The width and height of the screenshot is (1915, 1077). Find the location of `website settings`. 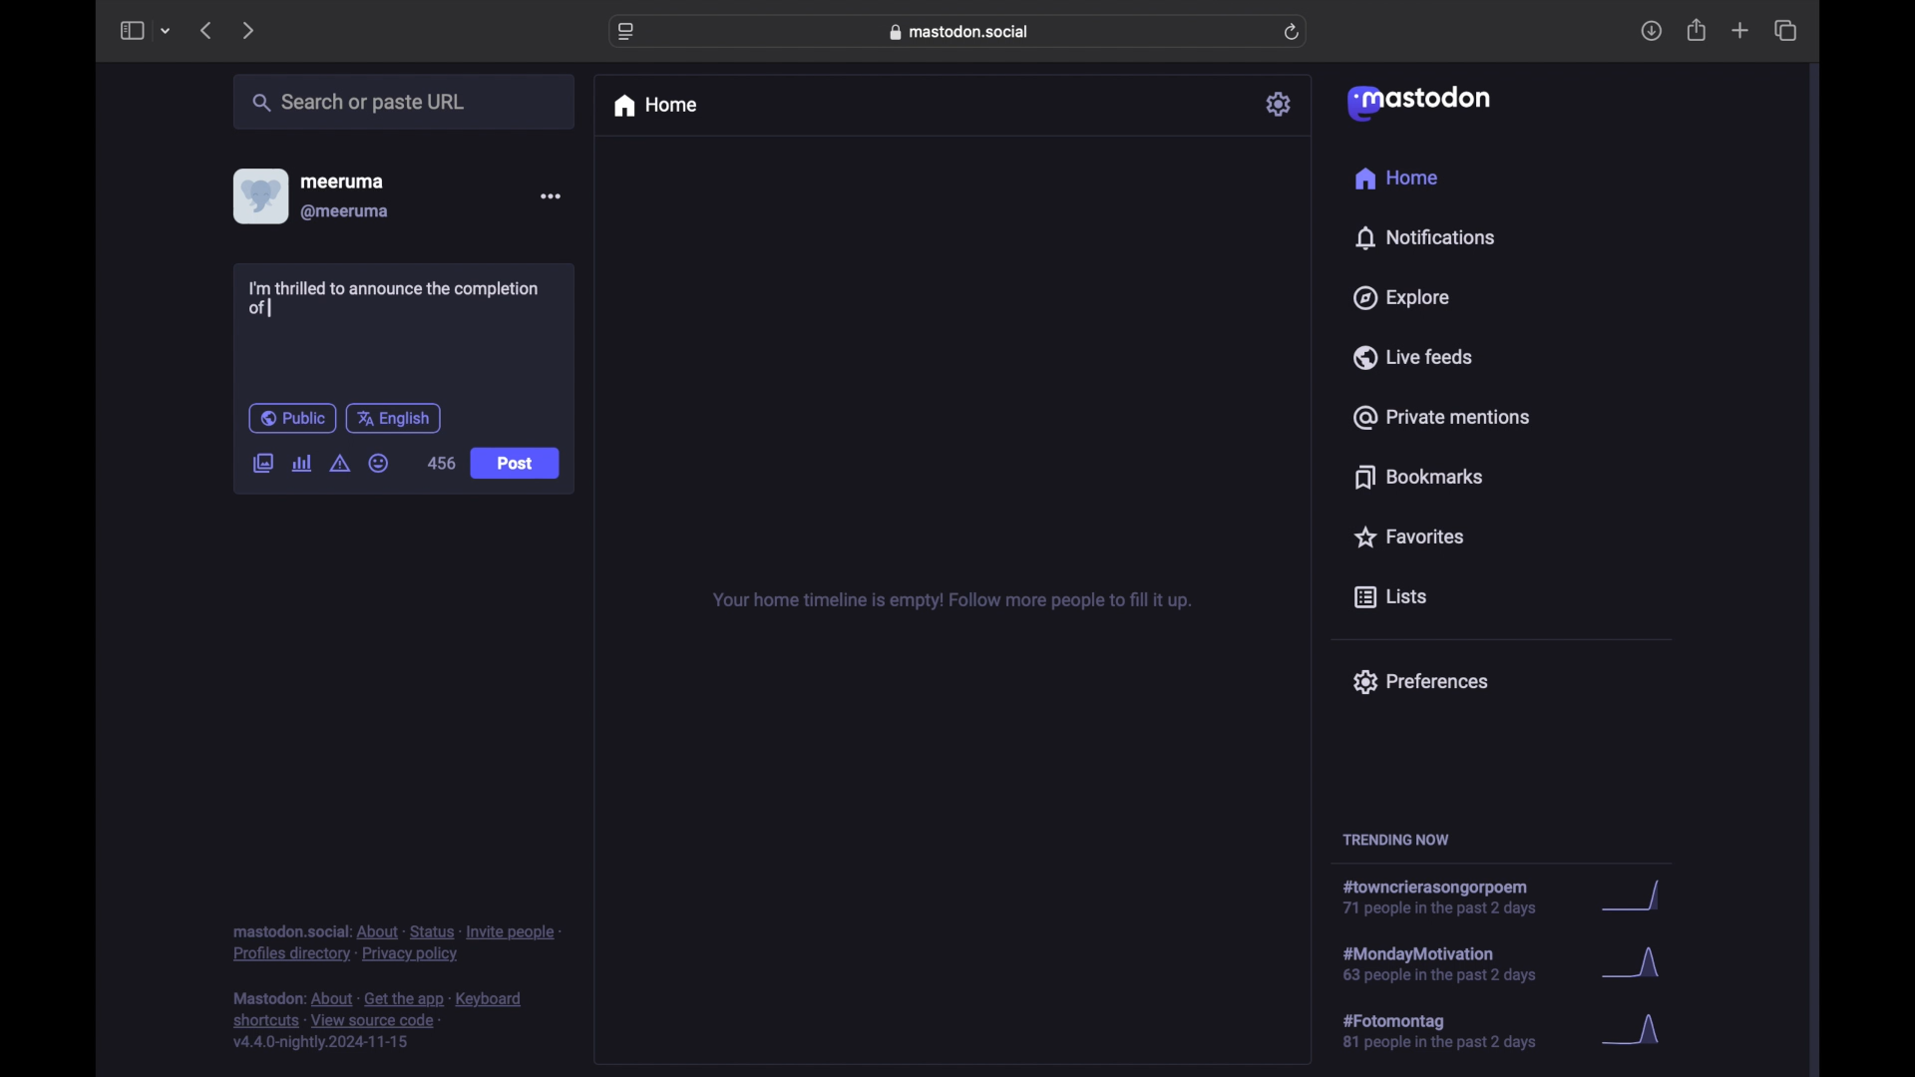

website settings is located at coordinates (626, 33).